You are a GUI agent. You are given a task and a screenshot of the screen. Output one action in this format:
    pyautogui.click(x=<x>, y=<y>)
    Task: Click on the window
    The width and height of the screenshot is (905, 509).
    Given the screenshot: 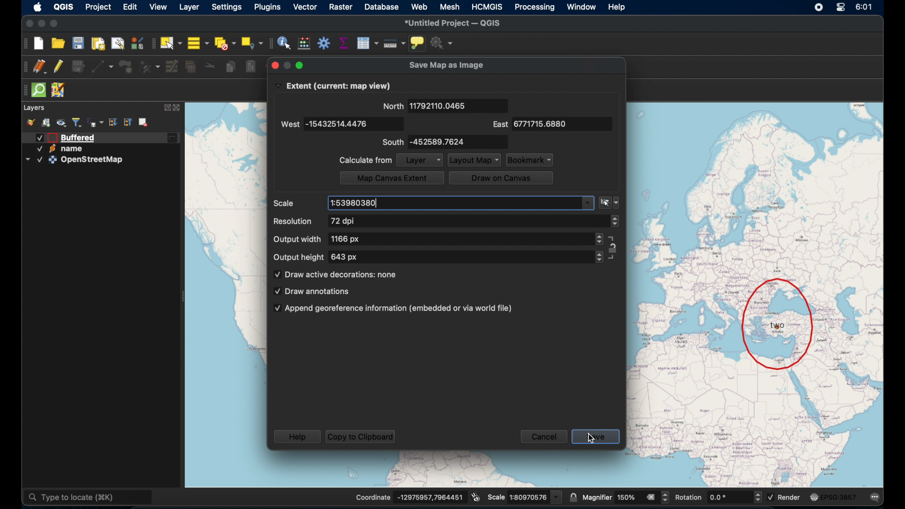 What is the action you would take?
    pyautogui.click(x=582, y=8)
    